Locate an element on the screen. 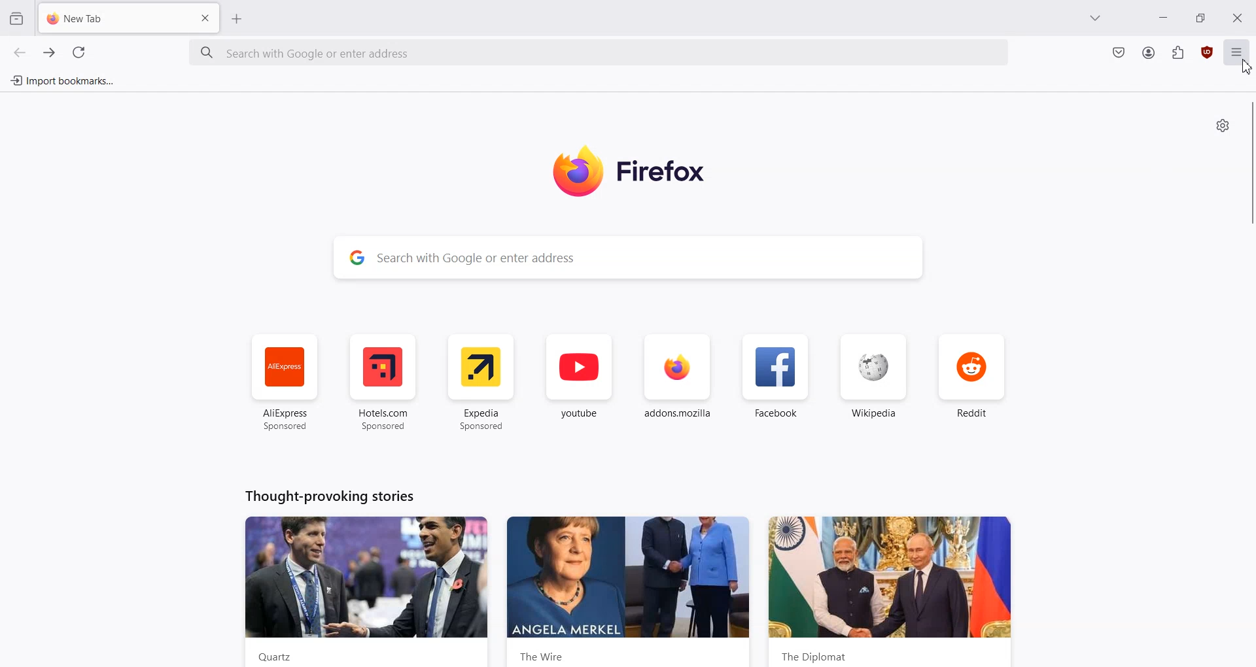  News is located at coordinates (367, 591).